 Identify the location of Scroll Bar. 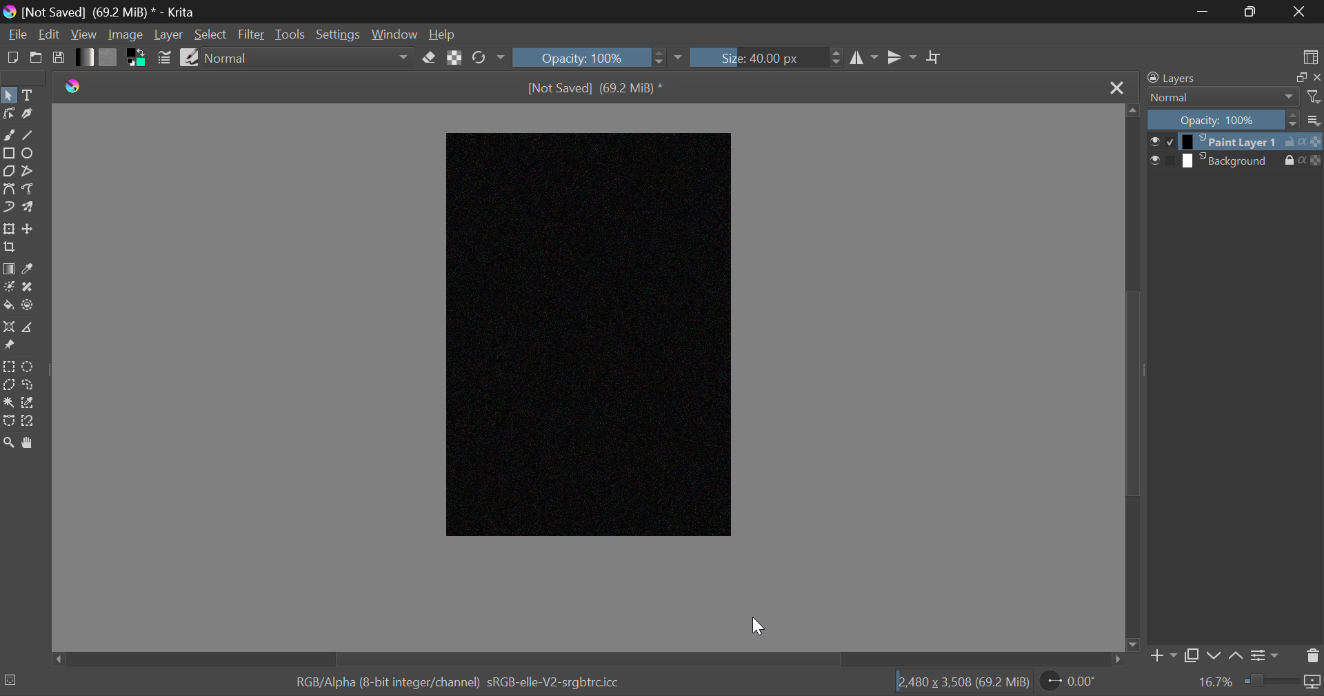
(1132, 376).